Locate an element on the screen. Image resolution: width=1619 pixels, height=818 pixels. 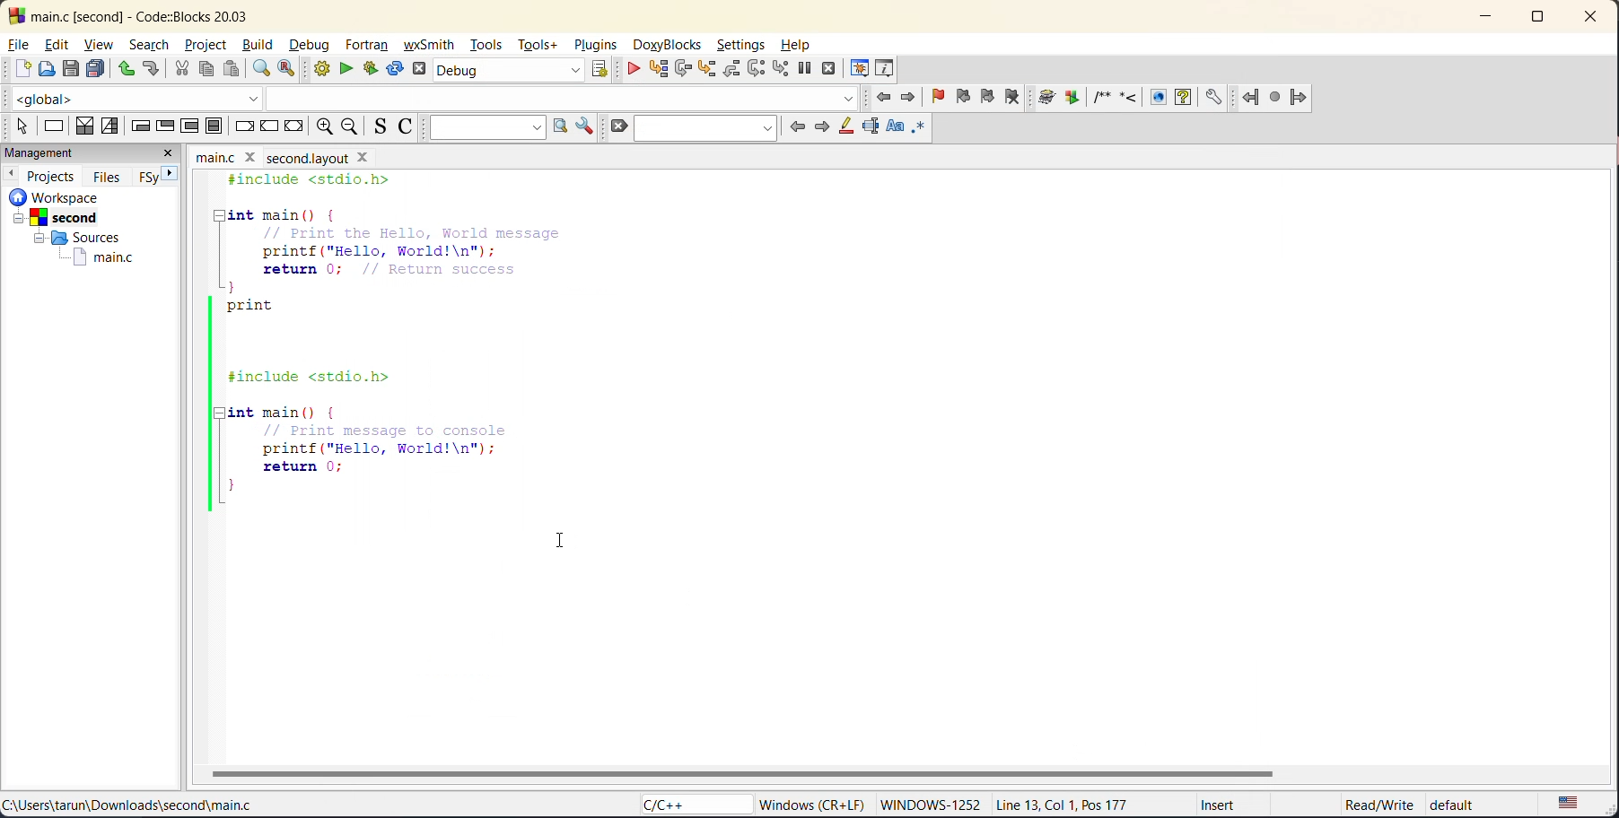
clear is located at coordinates (617, 126).